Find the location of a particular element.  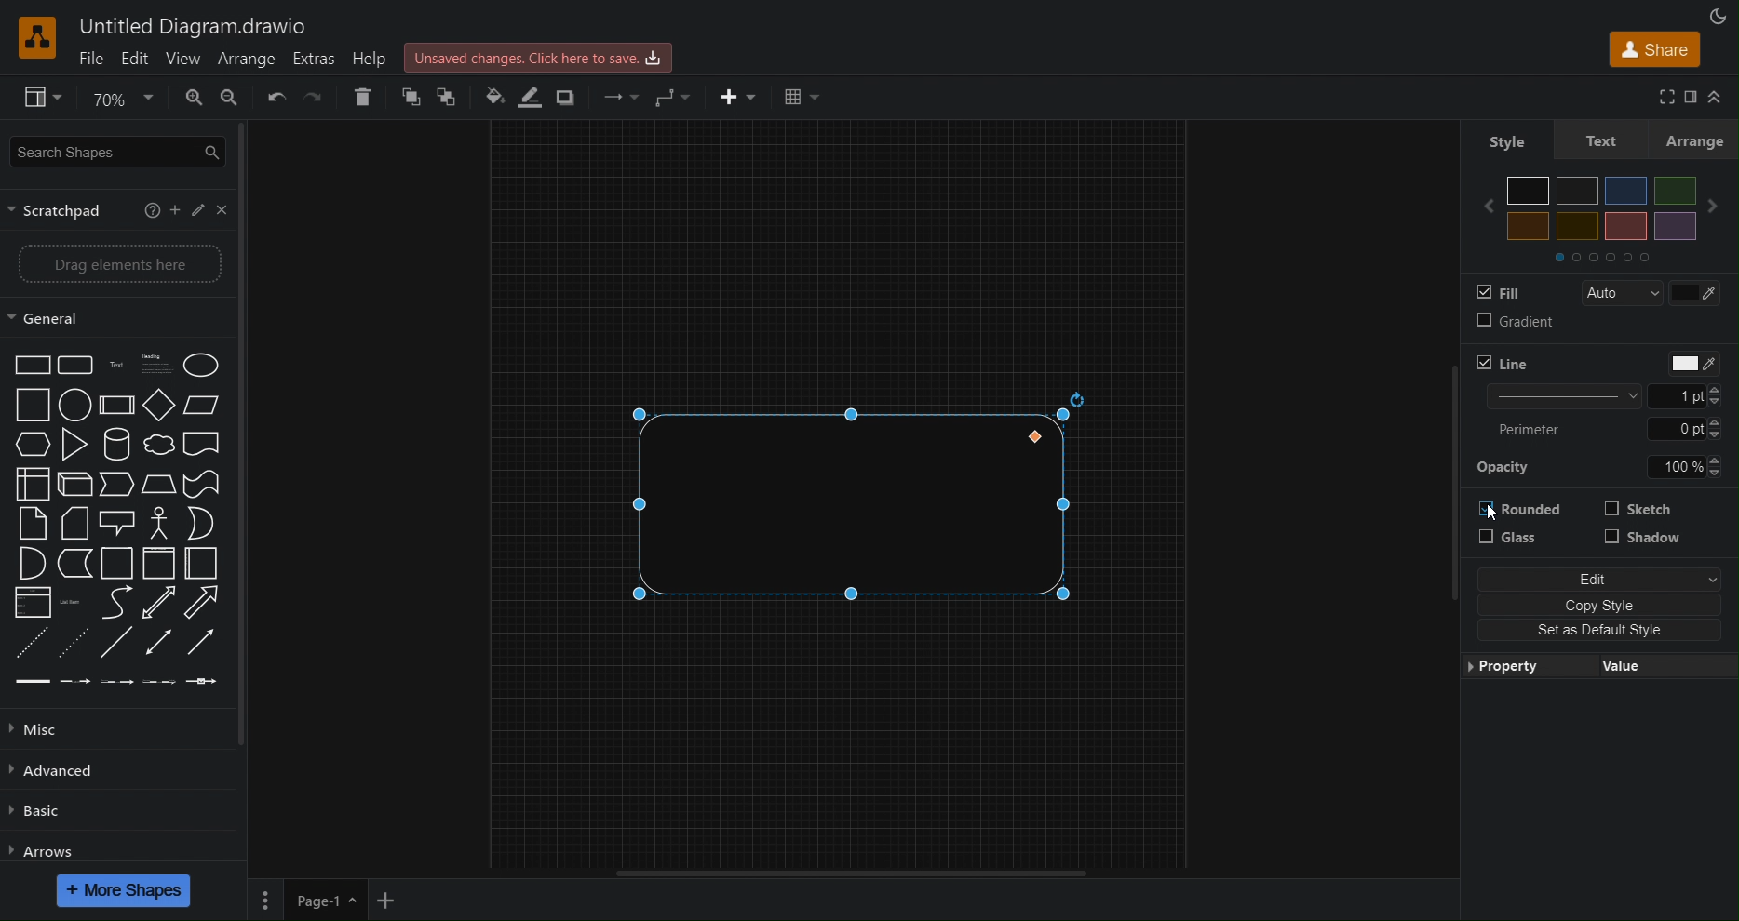

Set as Default Style is located at coordinates (1601, 634).